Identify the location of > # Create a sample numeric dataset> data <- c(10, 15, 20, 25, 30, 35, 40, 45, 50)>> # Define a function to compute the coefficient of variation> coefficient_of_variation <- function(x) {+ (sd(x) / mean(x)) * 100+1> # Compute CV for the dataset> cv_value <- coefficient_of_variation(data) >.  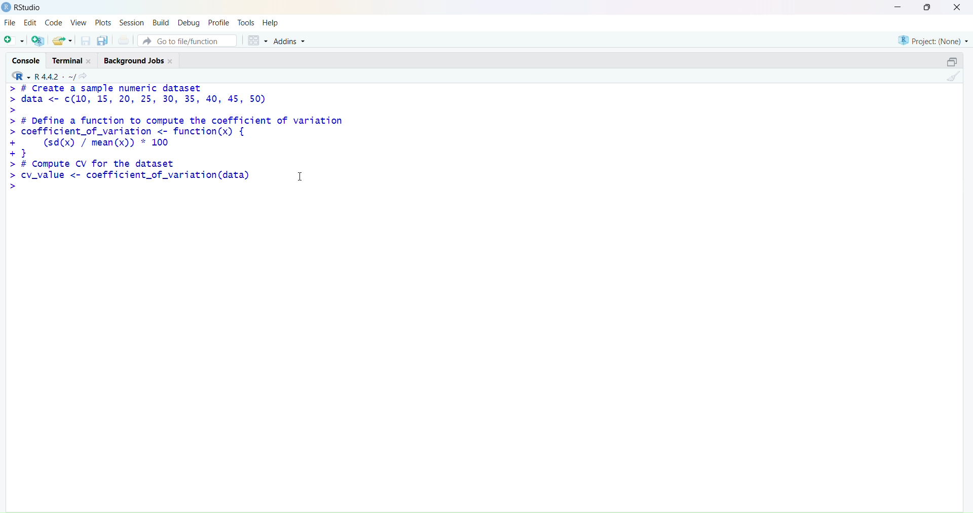
(181, 139).